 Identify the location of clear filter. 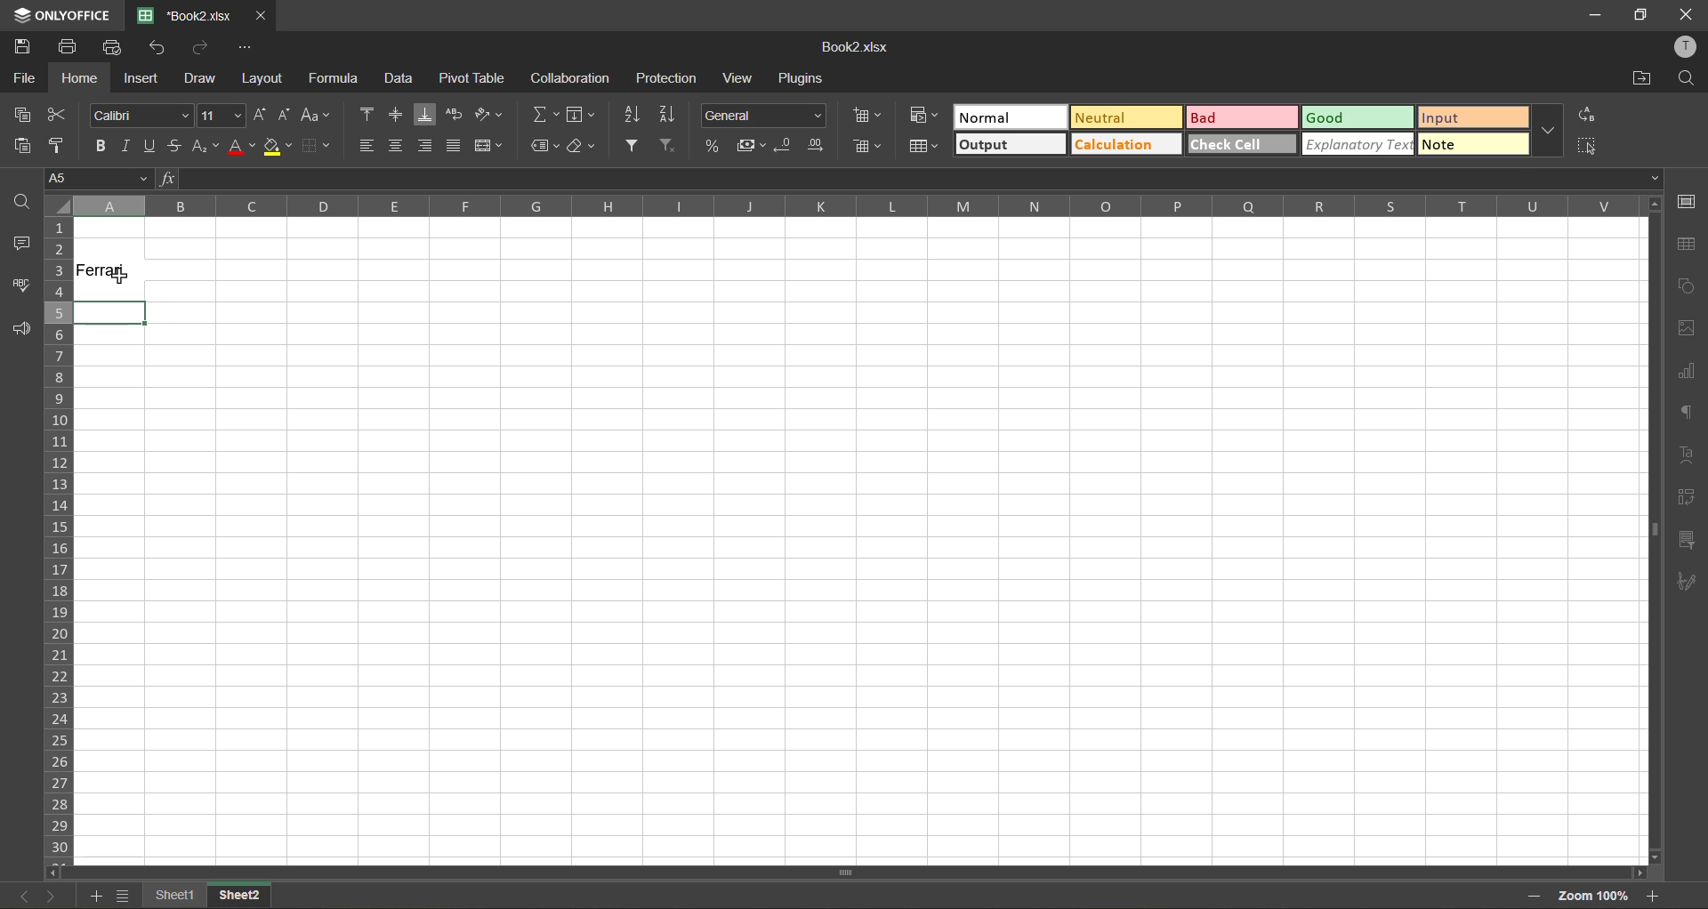
(673, 146).